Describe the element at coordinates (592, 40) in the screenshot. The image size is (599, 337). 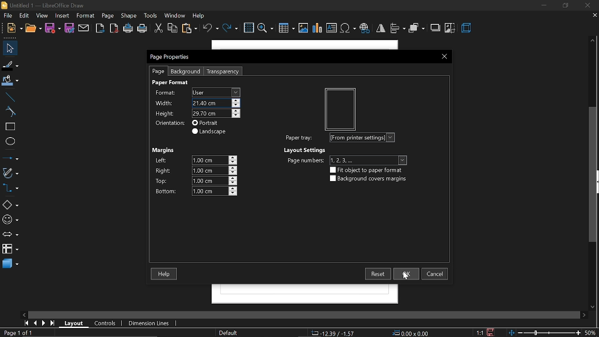
I see `move up` at that location.